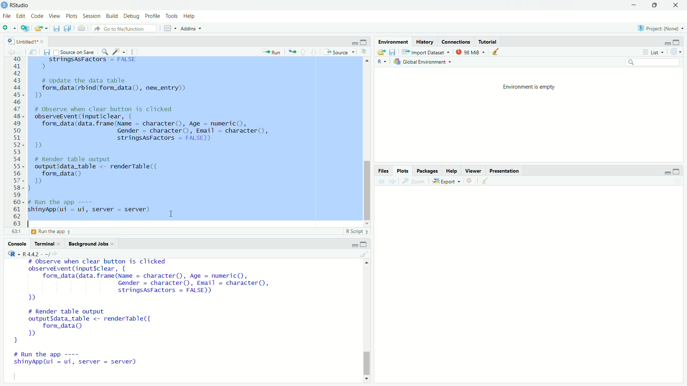 This screenshot has width=687, height=386. What do you see at coordinates (498, 52) in the screenshot?
I see `clear objects from the workspace` at bounding box center [498, 52].